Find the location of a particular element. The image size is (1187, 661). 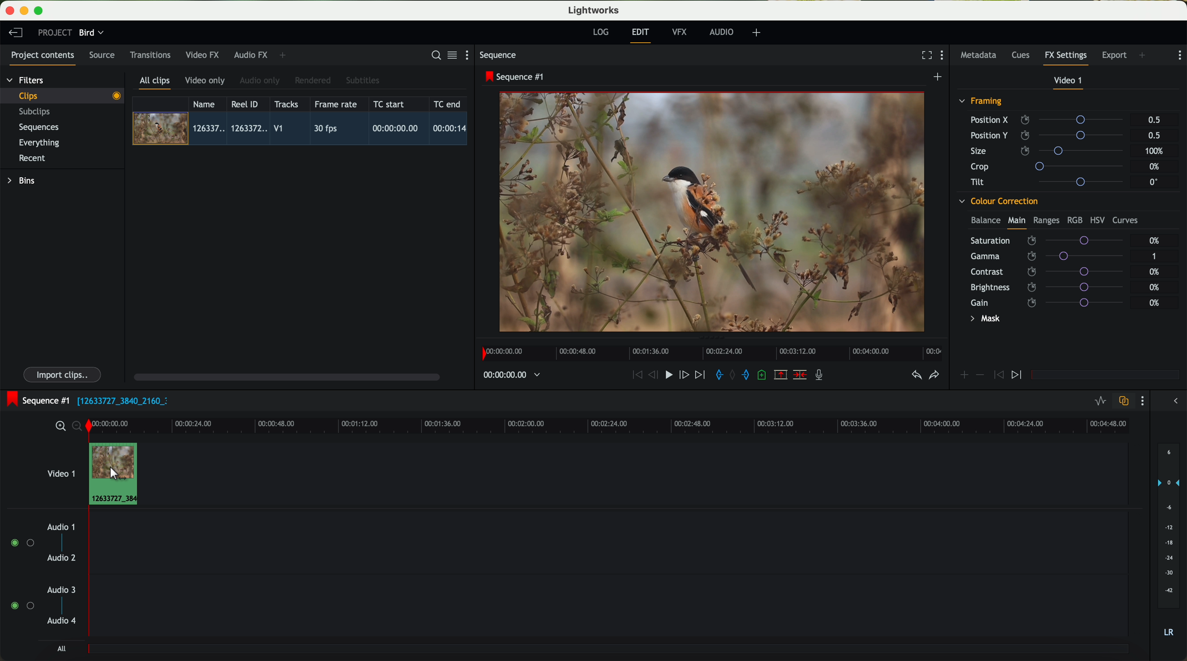

play is located at coordinates (668, 374).